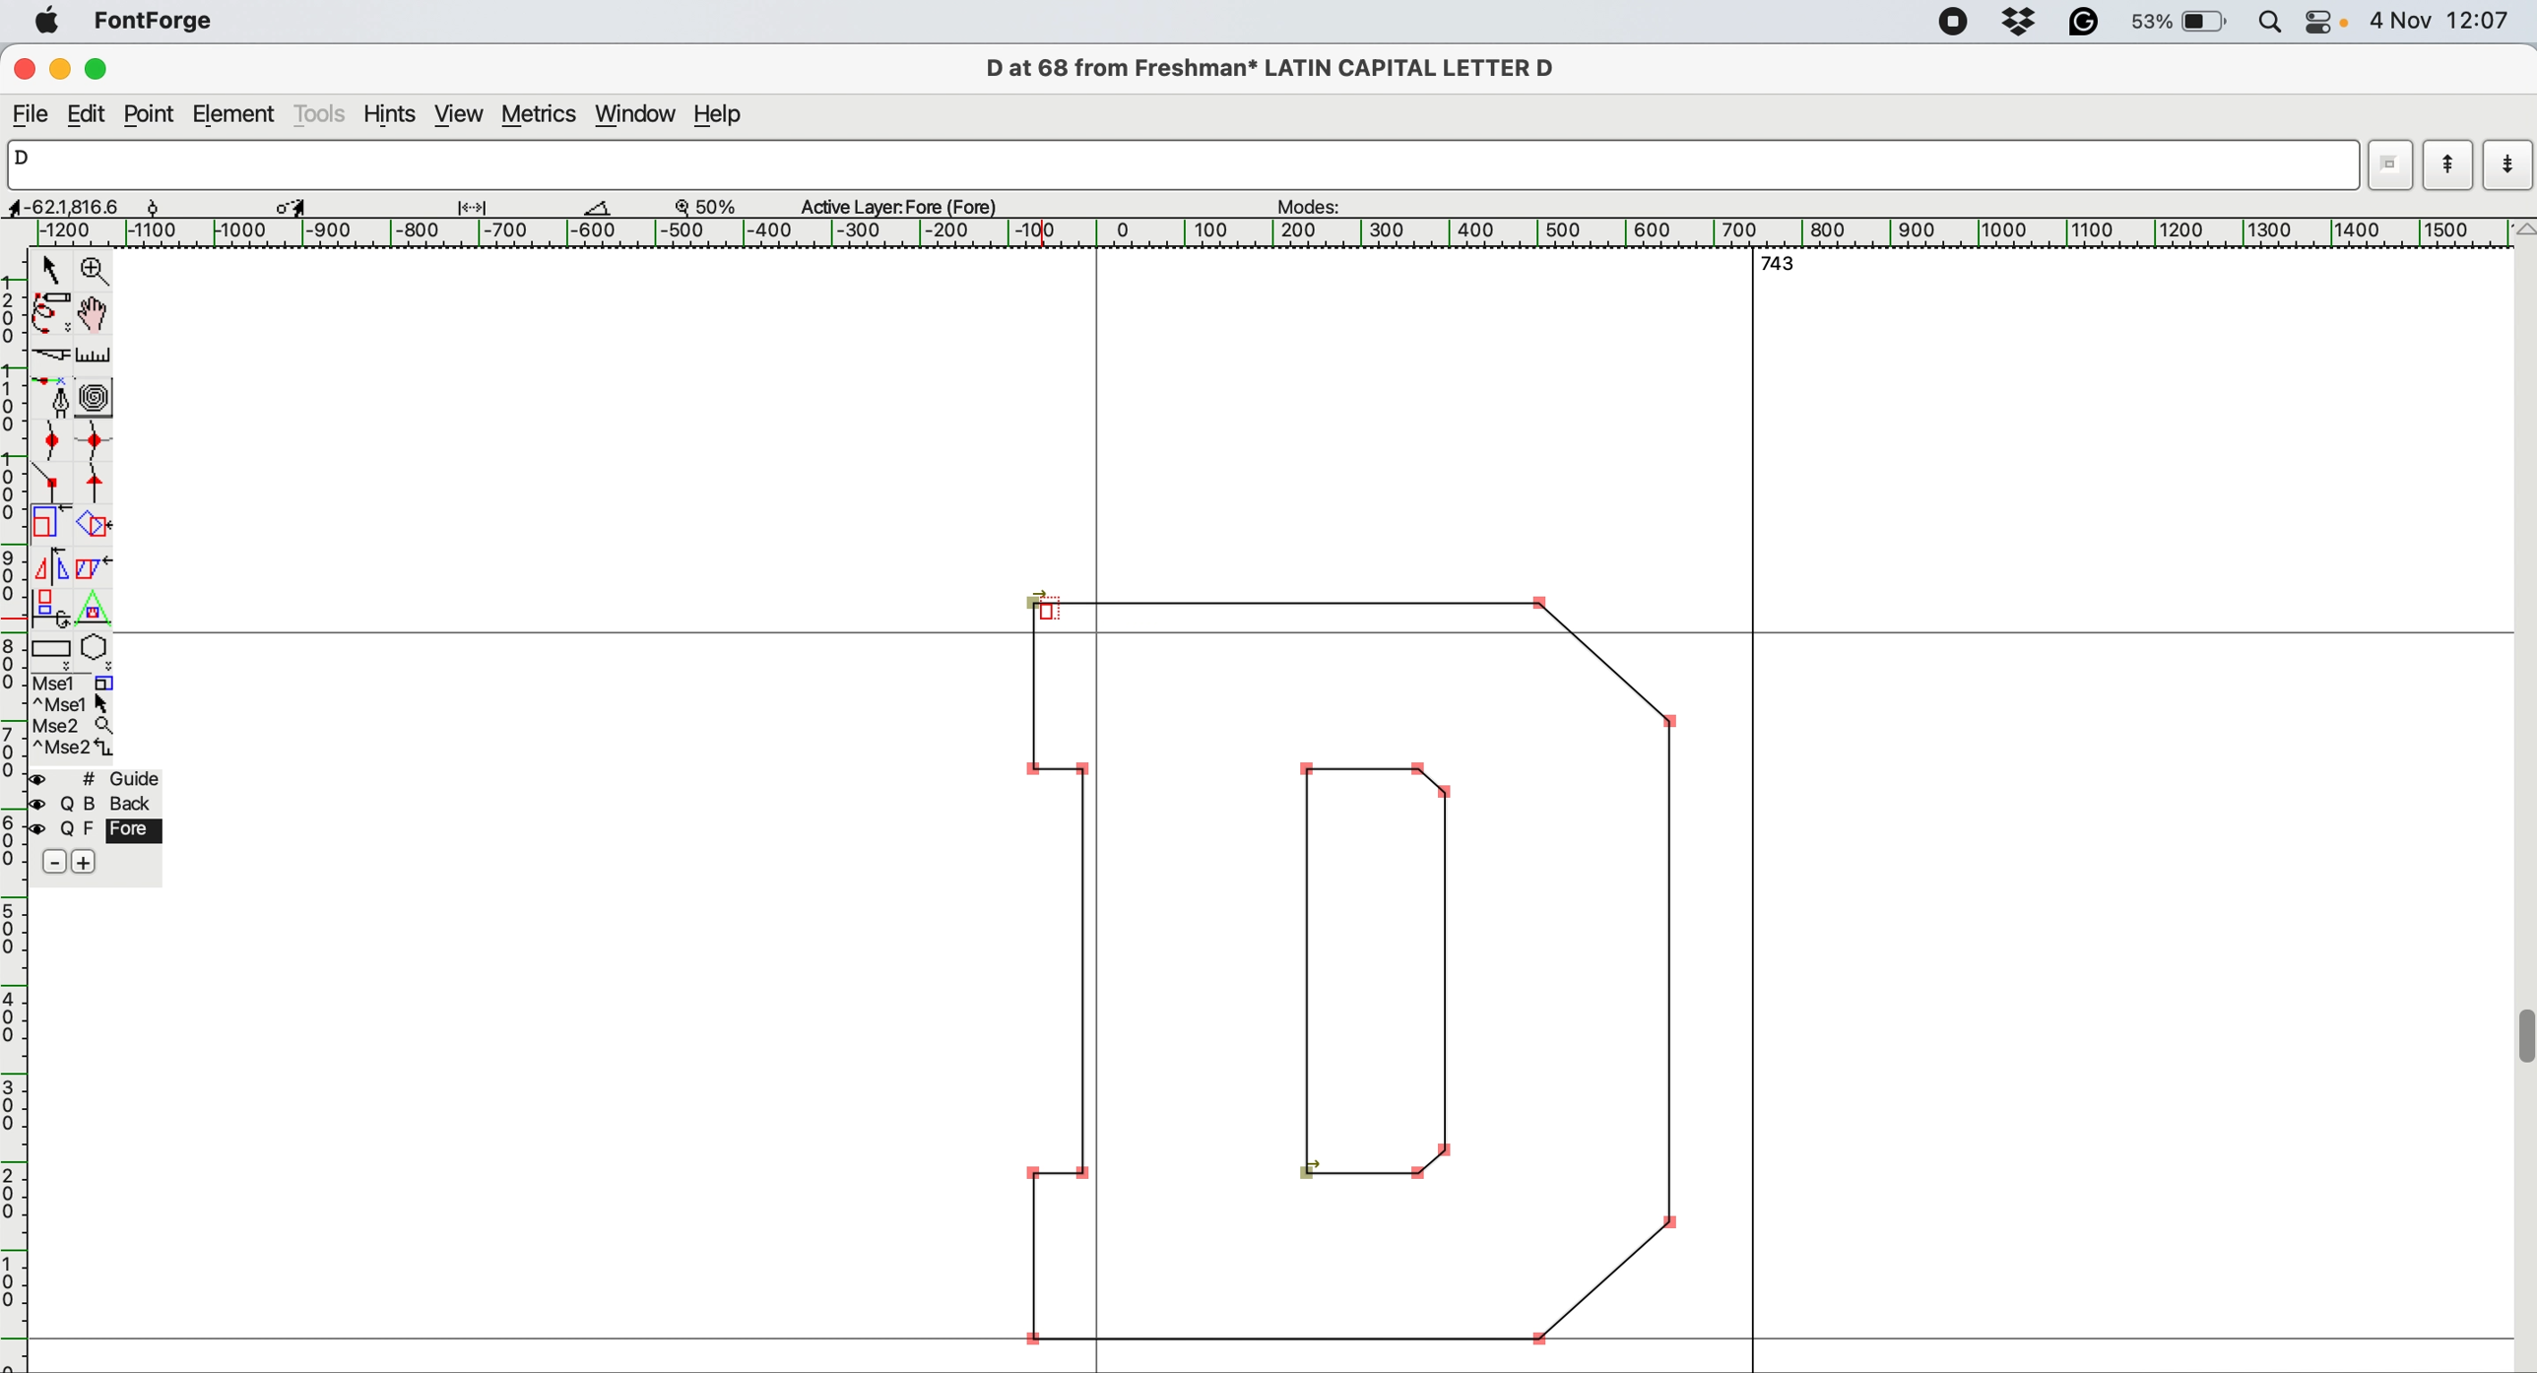 The image size is (2537, 1373). I want to click on add a vantage point, so click(101, 486).